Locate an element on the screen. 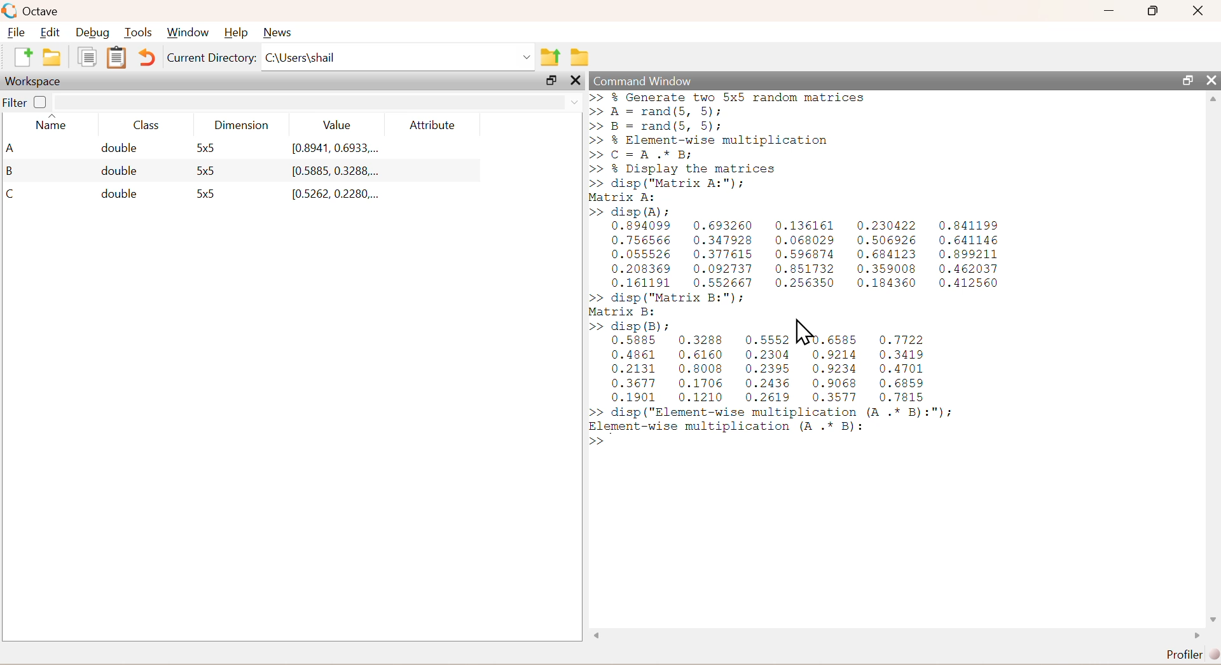 Image resolution: width=1221 pixels, height=665 pixels. Close is located at coordinates (1210, 78).